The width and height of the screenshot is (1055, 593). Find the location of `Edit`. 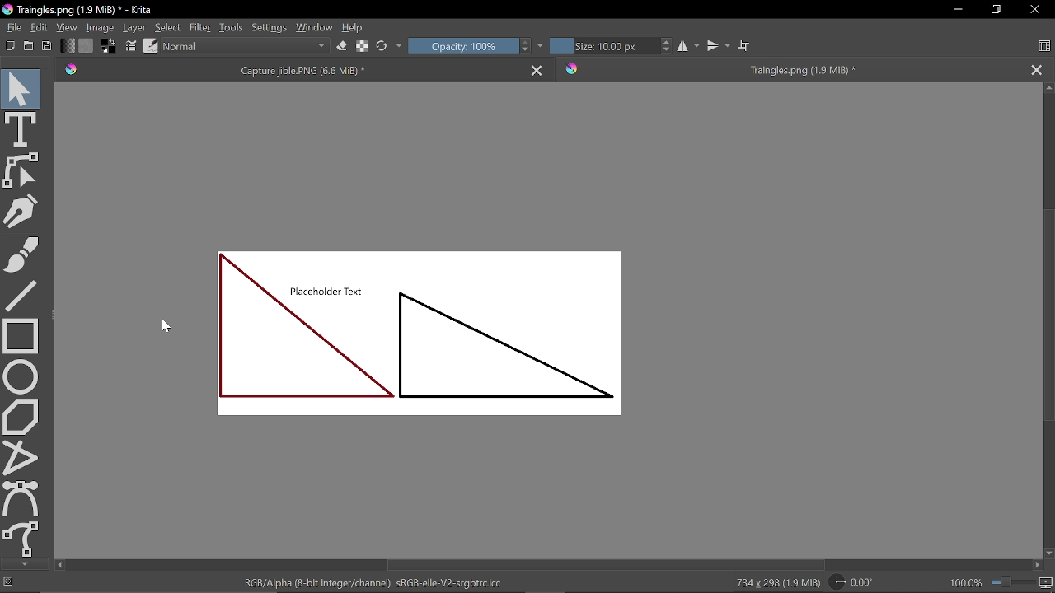

Edit is located at coordinates (40, 26).